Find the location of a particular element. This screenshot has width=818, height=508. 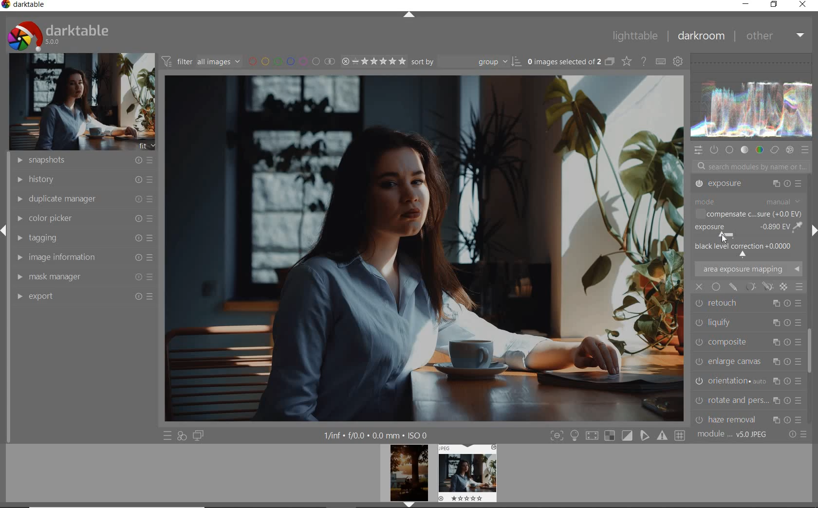

SNAPSHOTS is located at coordinates (86, 160).